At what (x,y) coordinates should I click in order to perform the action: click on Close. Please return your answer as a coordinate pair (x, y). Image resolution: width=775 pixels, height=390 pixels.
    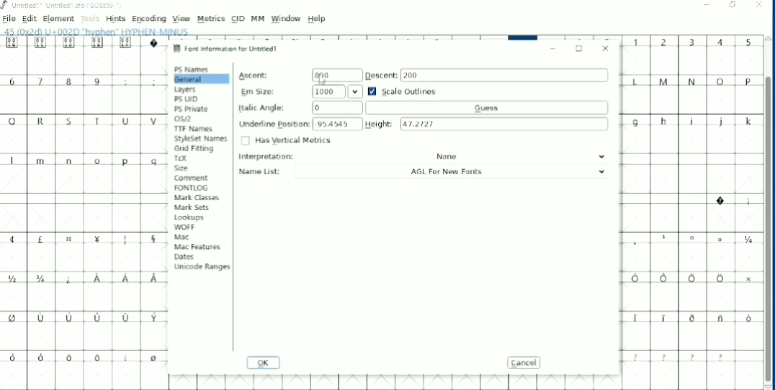
    Looking at the image, I should click on (606, 47).